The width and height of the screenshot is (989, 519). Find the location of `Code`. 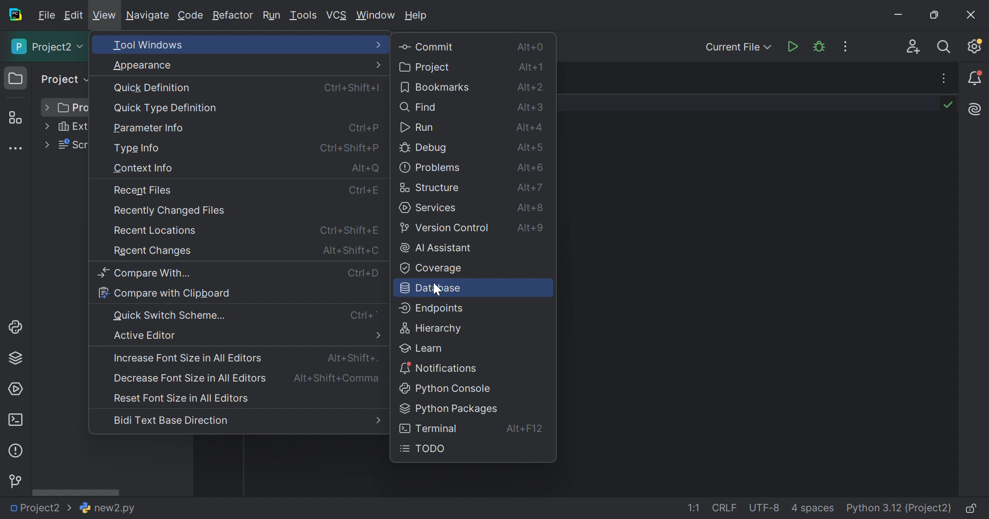

Code is located at coordinates (191, 15).